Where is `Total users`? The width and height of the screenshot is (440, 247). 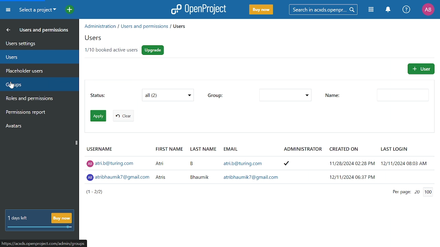 Total users is located at coordinates (101, 193).